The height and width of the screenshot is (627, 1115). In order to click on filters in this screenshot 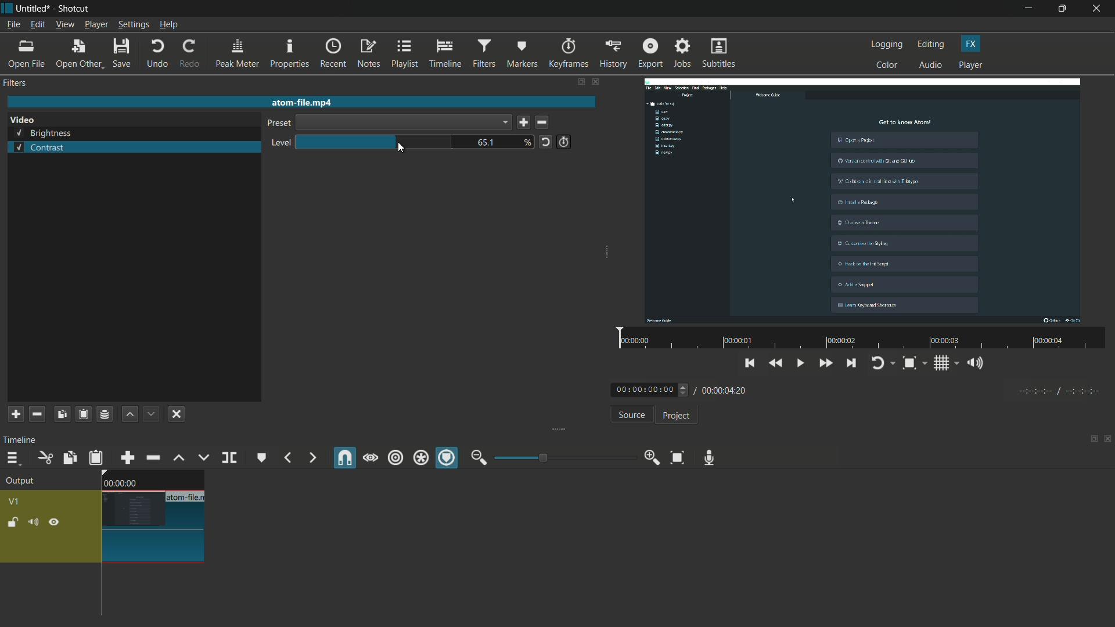, I will do `click(483, 53)`.